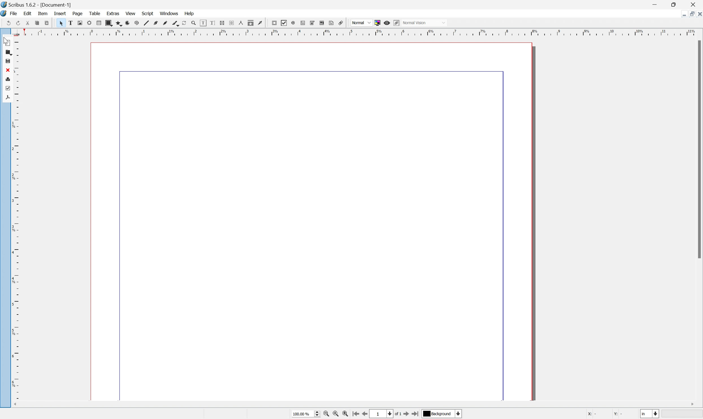 This screenshot has width=703, height=419. Describe the element at coordinates (72, 23) in the screenshot. I see `save as pdf` at that location.